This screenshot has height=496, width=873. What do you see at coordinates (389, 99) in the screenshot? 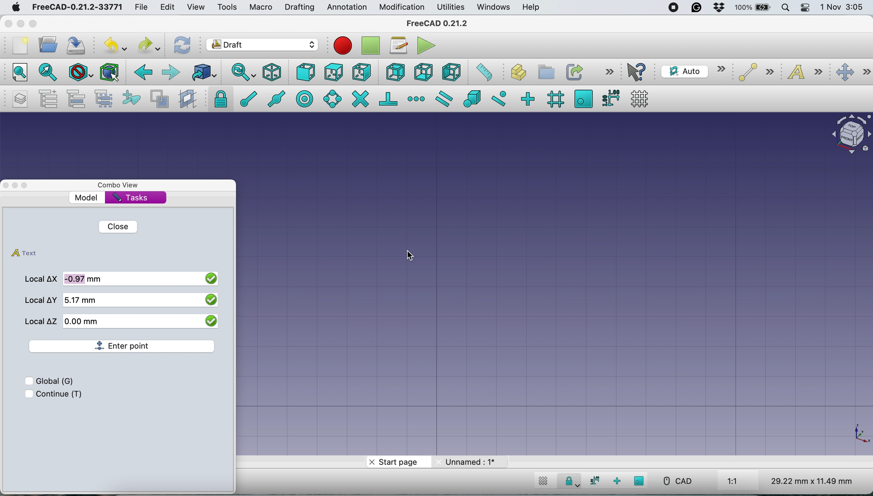
I see `snap perpendiculat` at bounding box center [389, 99].